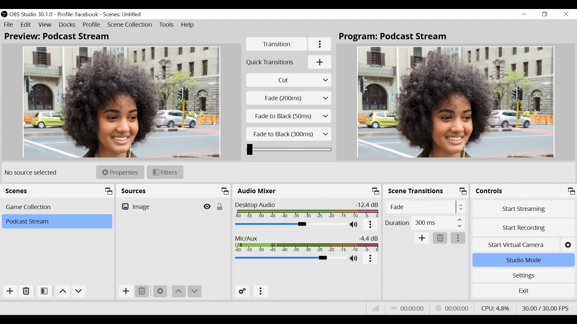 This screenshot has width=577, height=324. I want to click on Transition, so click(277, 44).